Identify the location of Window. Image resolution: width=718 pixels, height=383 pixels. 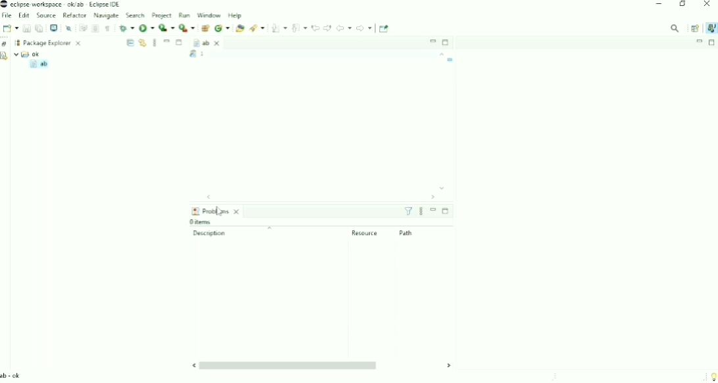
(208, 15).